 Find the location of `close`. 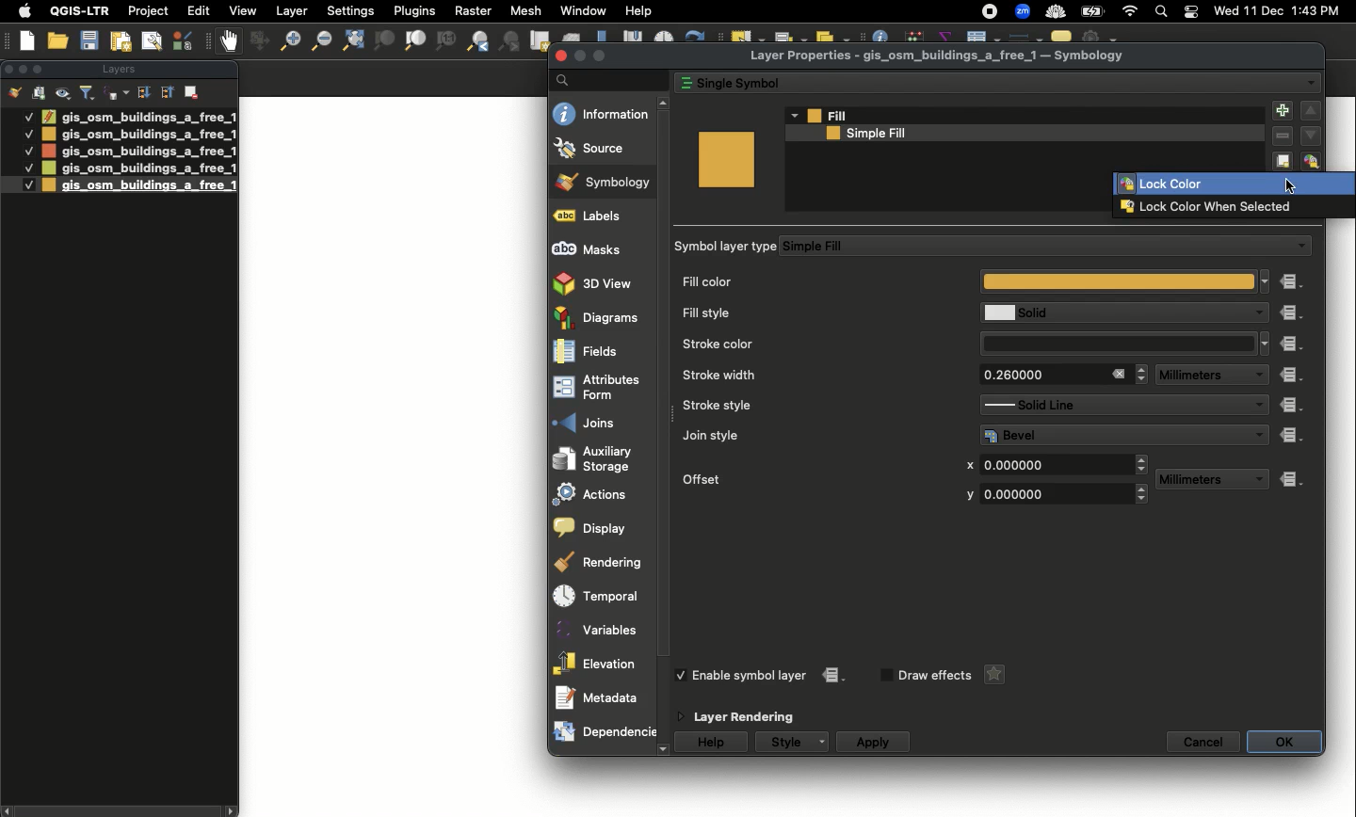

close is located at coordinates (562, 56).